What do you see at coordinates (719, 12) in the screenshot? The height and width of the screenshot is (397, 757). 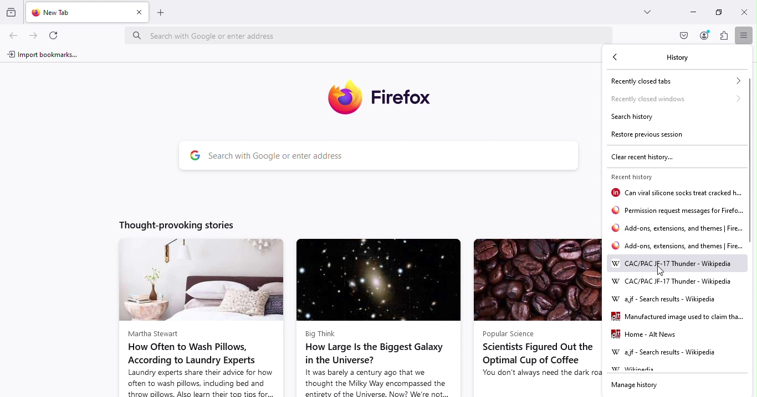 I see `Maximize` at bounding box center [719, 12].